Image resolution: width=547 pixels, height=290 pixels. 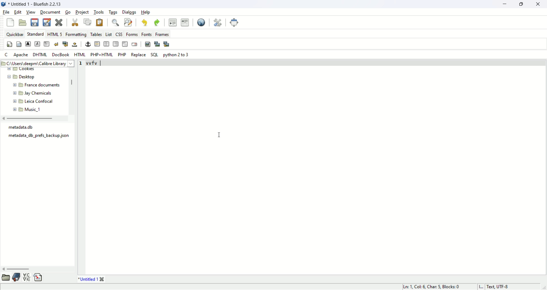 I want to click on tables, so click(x=96, y=34).